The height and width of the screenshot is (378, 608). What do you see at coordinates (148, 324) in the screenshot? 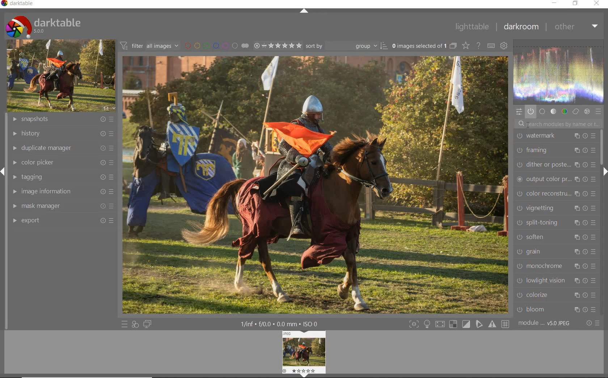
I see `display a second darkroom image widow` at bounding box center [148, 324].